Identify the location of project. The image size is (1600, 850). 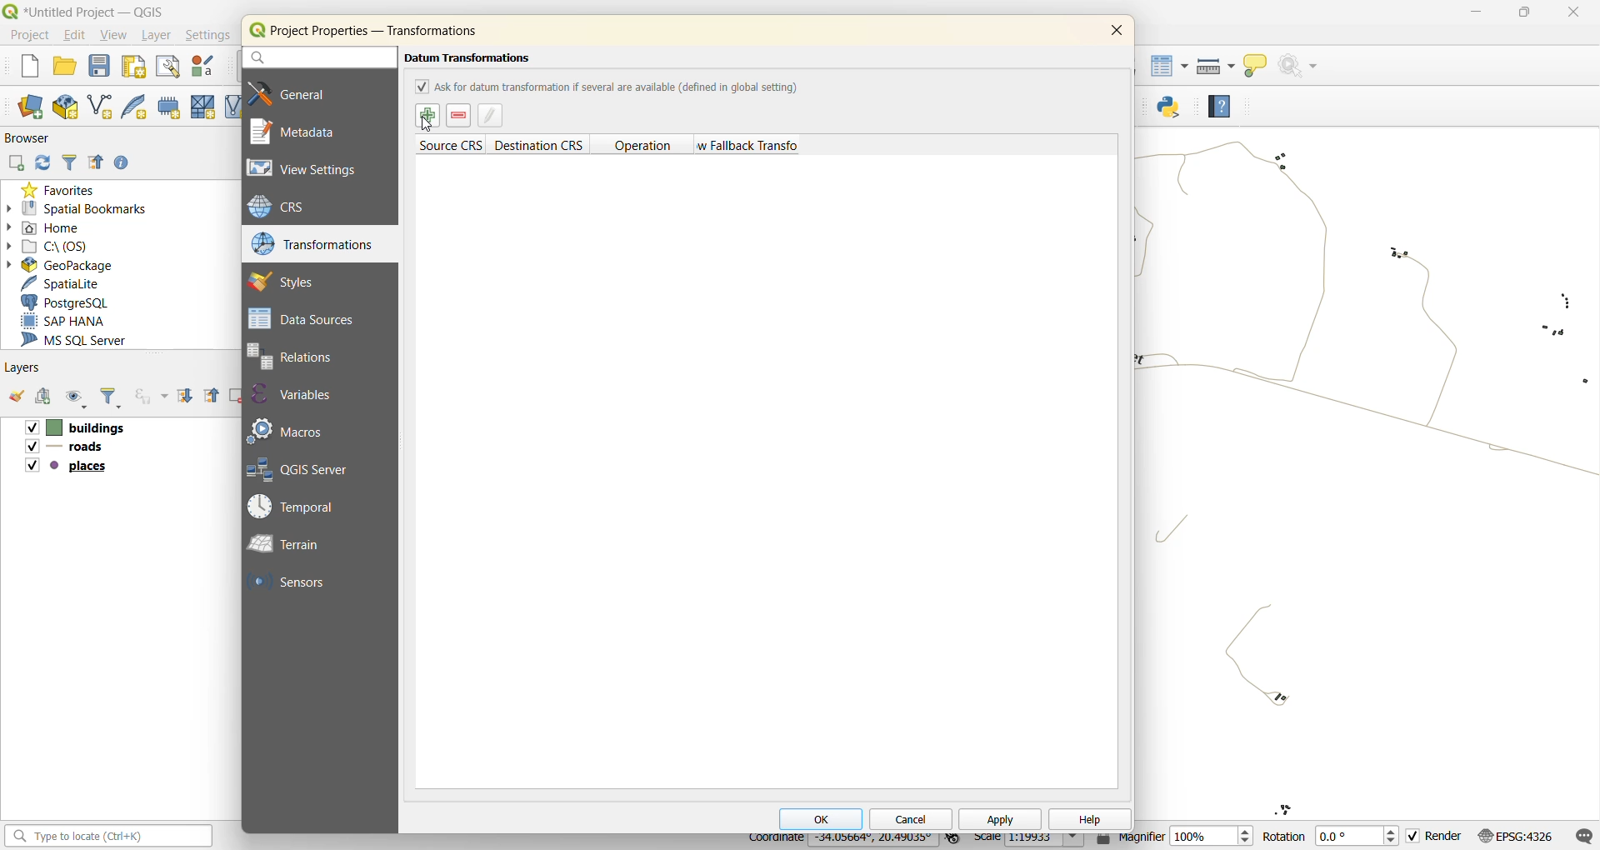
(27, 33).